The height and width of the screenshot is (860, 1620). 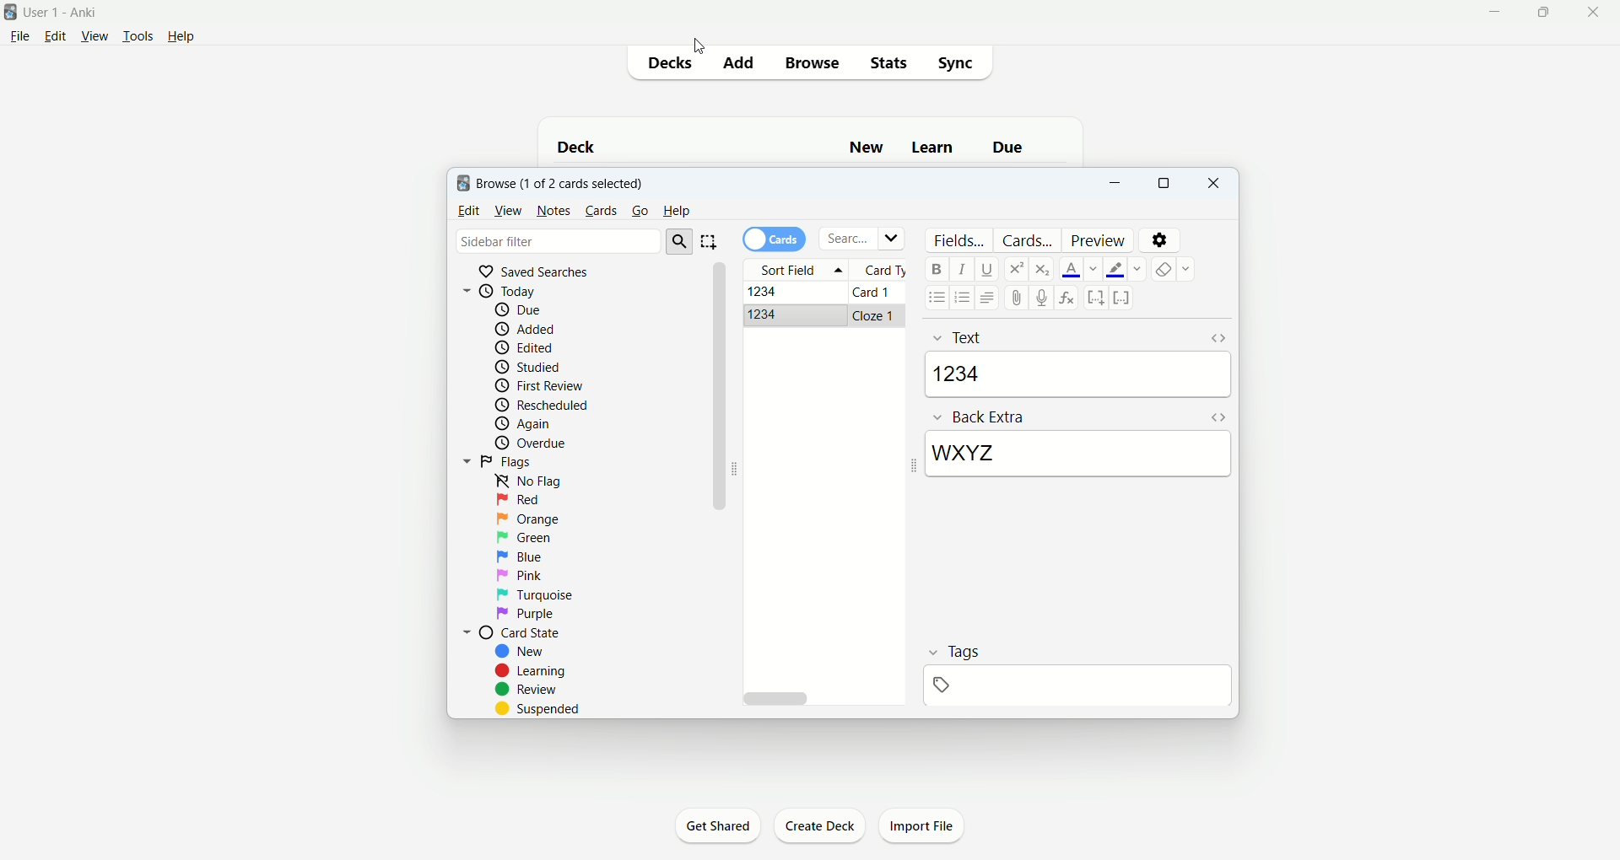 What do you see at coordinates (1075, 688) in the screenshot?
I see `blank space` at bounding box center [1075, 688].